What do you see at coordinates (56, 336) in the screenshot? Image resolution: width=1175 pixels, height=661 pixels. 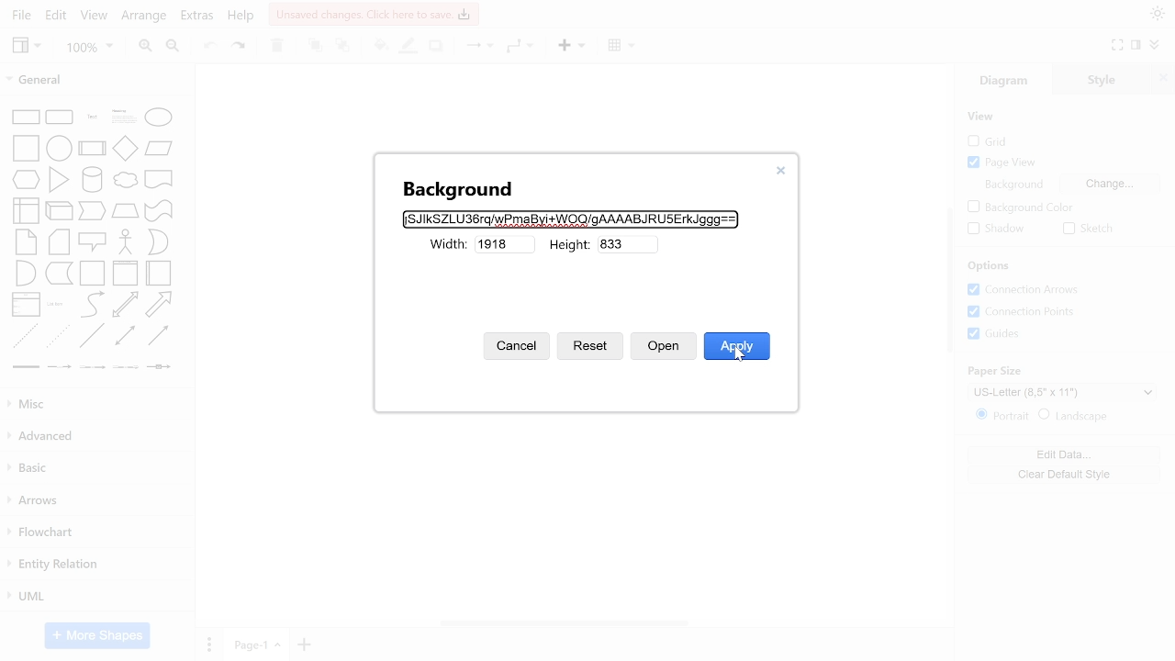 I see `general shapes` at bounding box center [56, 336].